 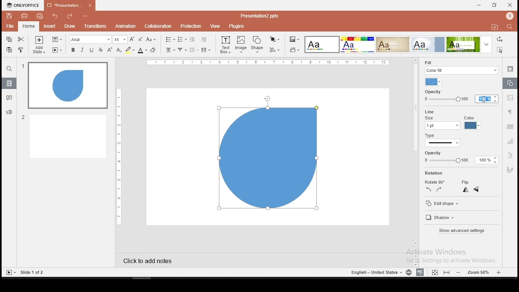 I want to click on image settings, so click(x=511, y=99).